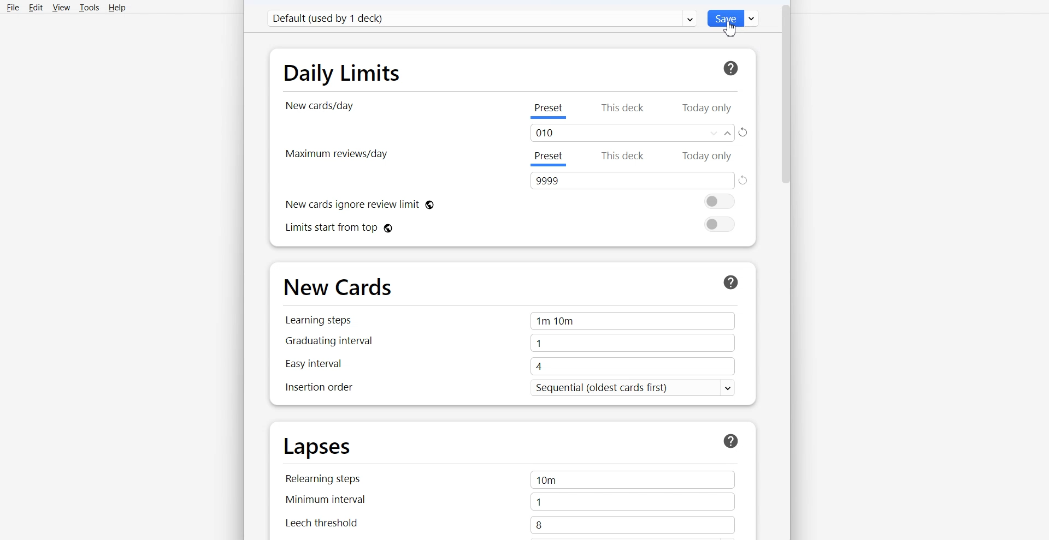 Image resolution: width=1049 pixels, height=540 pixels. I want to click on New Cards, so click(340, 287).